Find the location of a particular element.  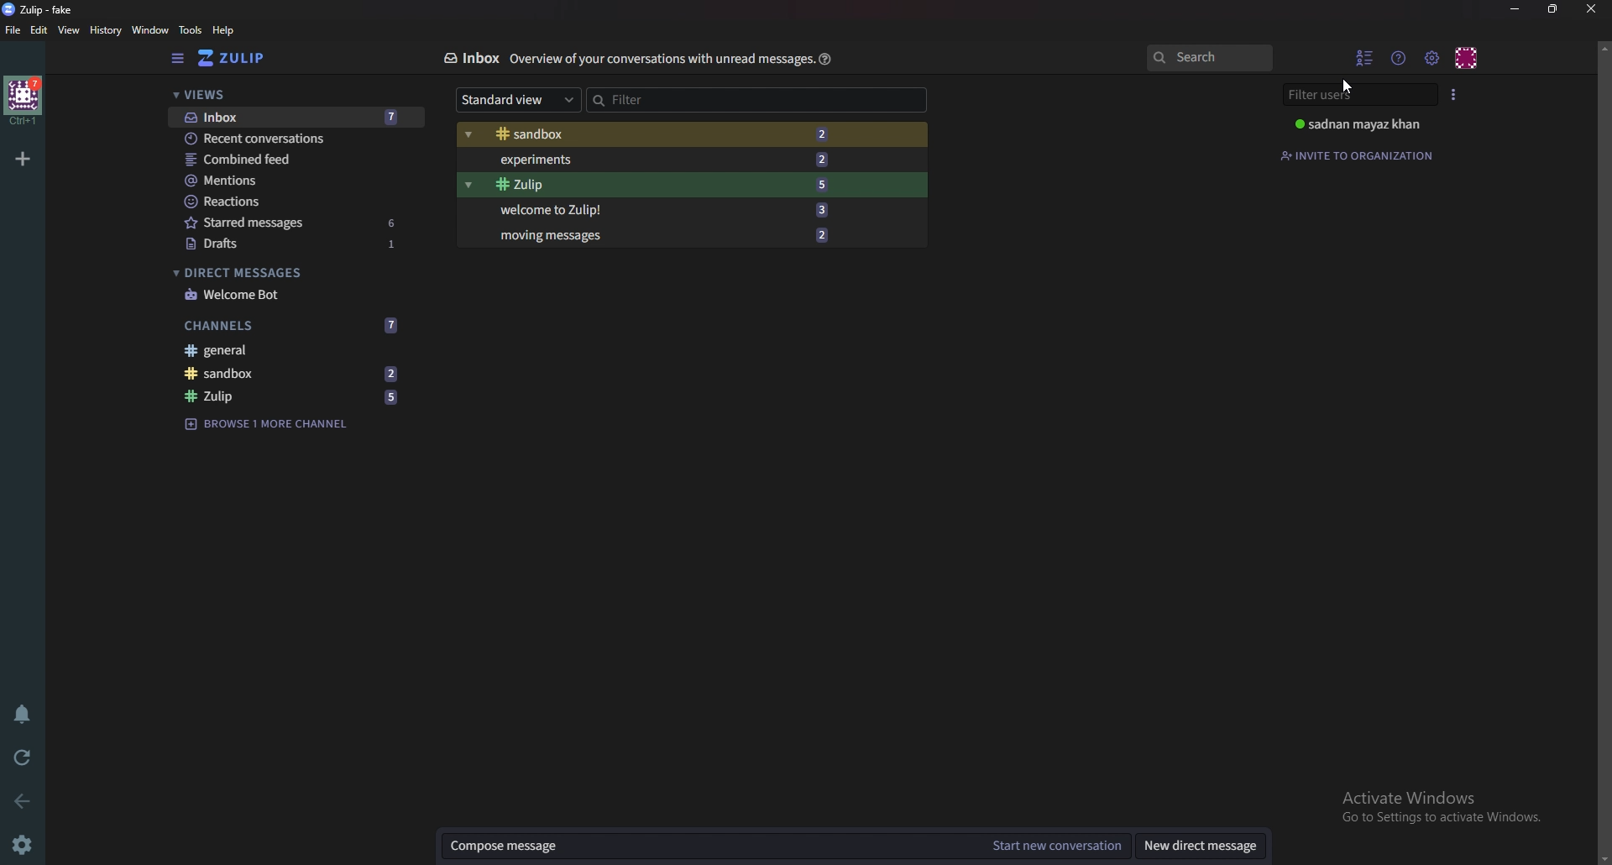

file is located at coordinates (13, 29).